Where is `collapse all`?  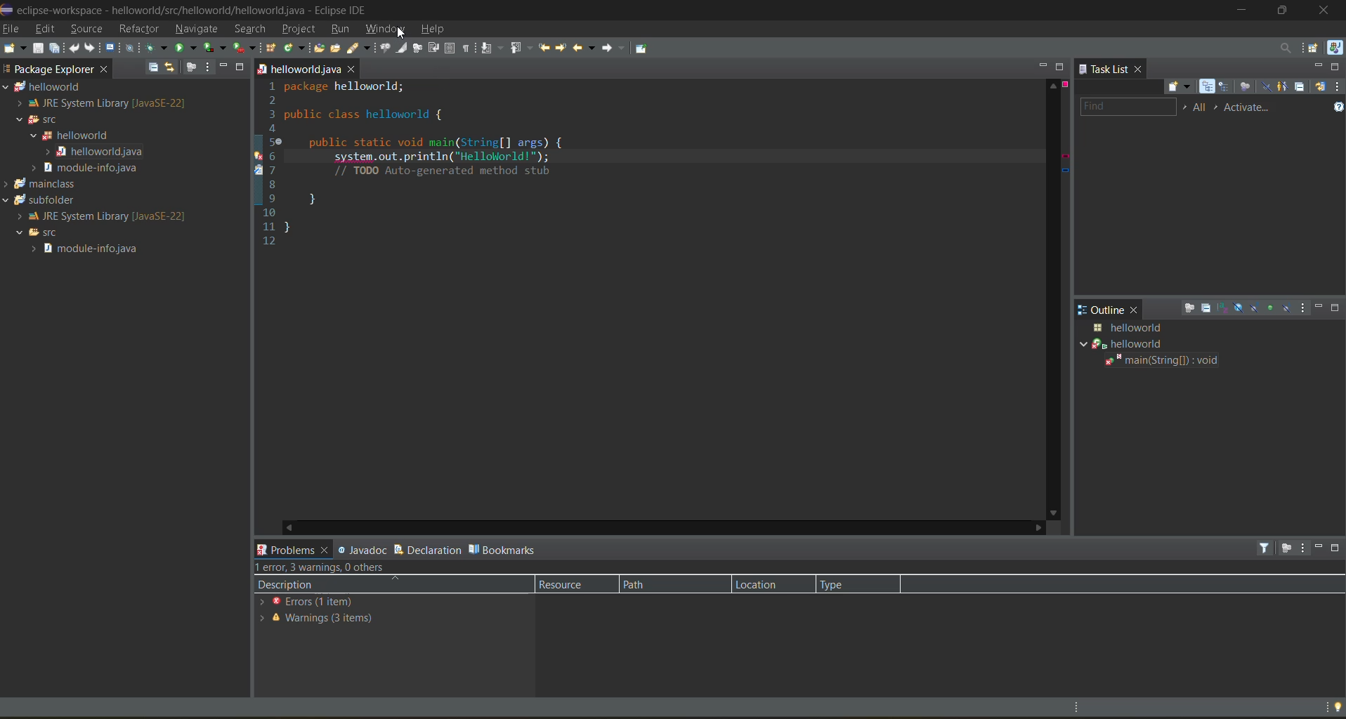 collapse all is located at coordinates (153, 69).